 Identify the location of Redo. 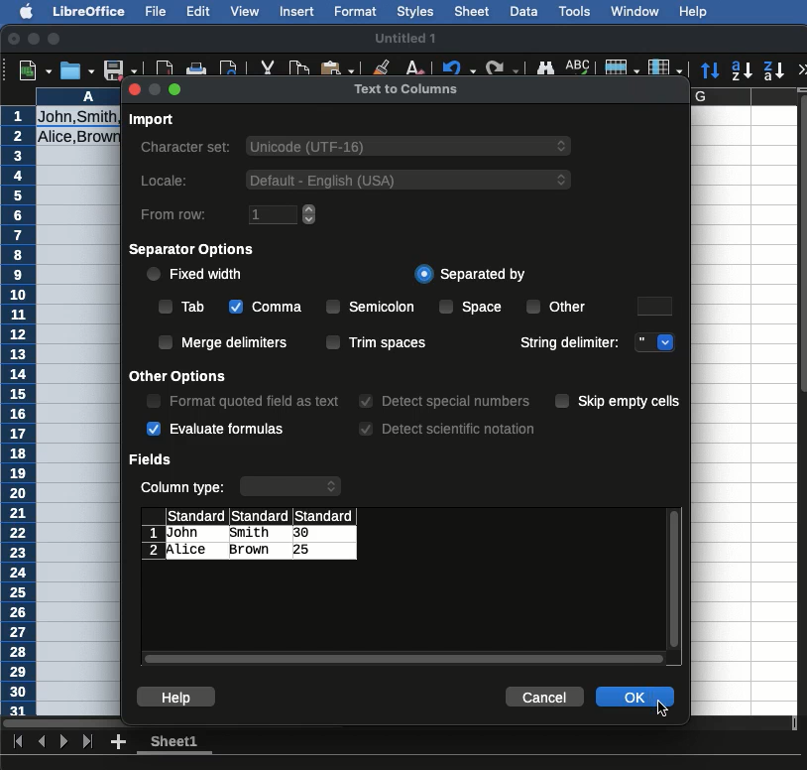
(506, 67).